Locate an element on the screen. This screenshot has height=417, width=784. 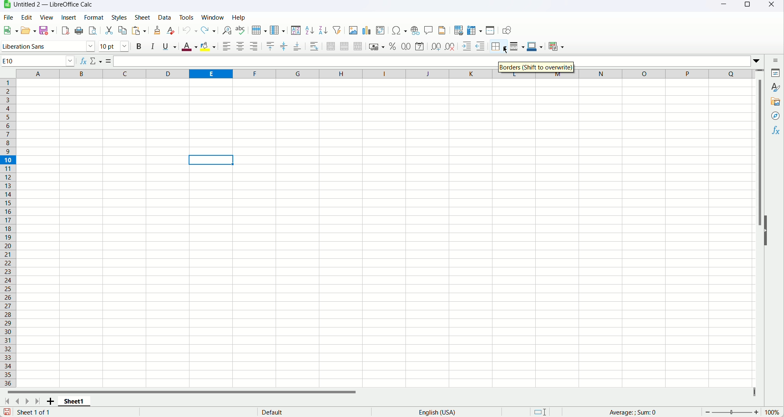
Scroll to last sheet is located at coordinates (39, 401).